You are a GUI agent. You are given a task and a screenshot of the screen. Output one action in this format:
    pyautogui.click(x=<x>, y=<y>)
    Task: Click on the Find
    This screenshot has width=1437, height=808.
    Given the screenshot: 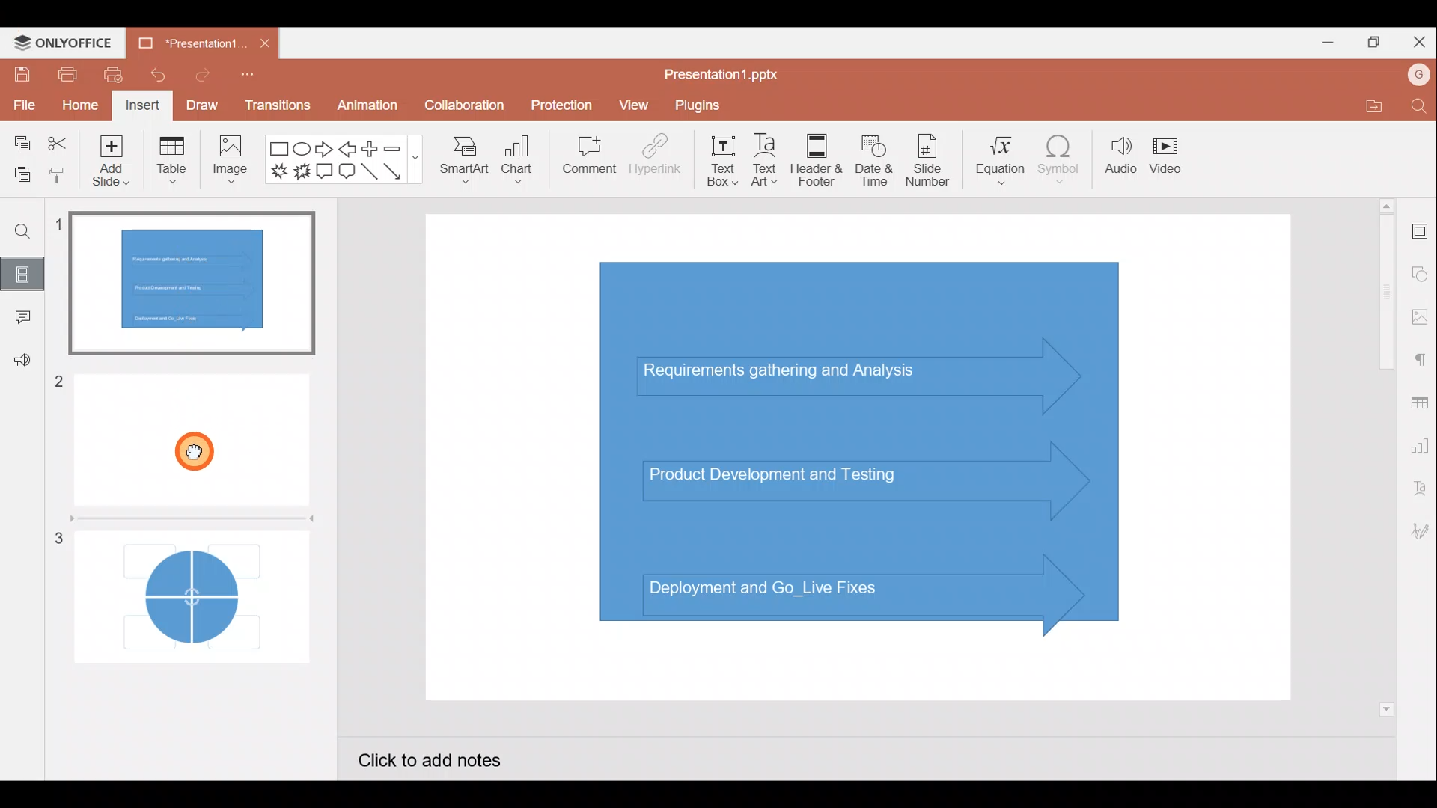 What is the action you would take?
    pyautogui.click(x=1416, y=107)
    